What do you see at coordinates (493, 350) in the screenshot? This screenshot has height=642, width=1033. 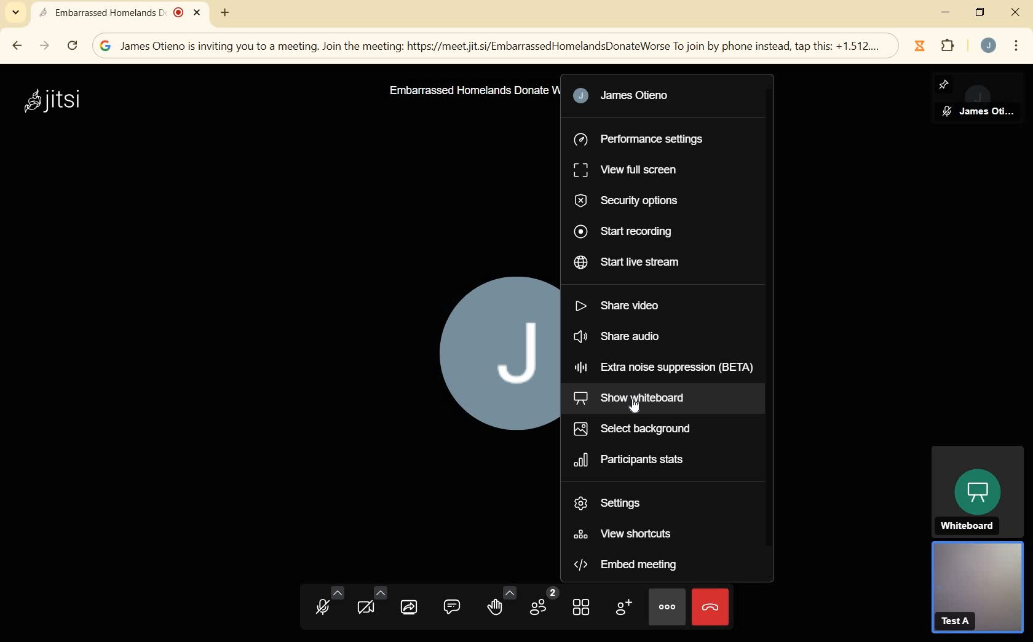 I see `J` at bounding box center [493, 350].